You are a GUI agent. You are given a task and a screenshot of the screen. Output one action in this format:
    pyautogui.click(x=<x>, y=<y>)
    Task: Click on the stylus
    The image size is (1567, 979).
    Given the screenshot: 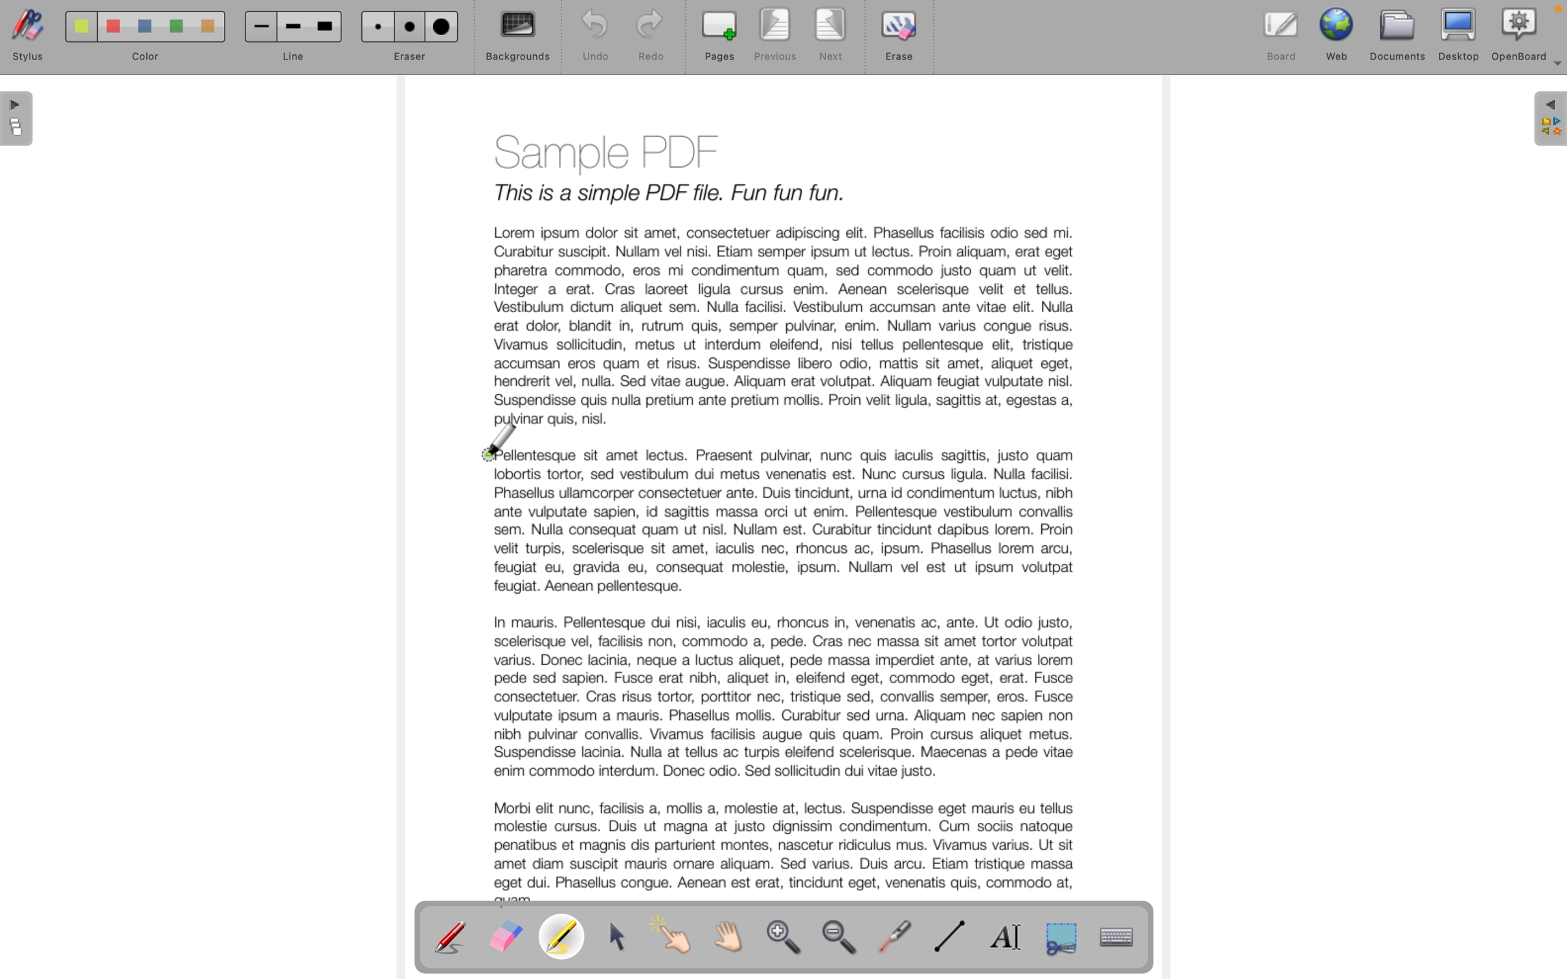 What is the action you would take?
    pyautogui.click(x=25, y=39)
    